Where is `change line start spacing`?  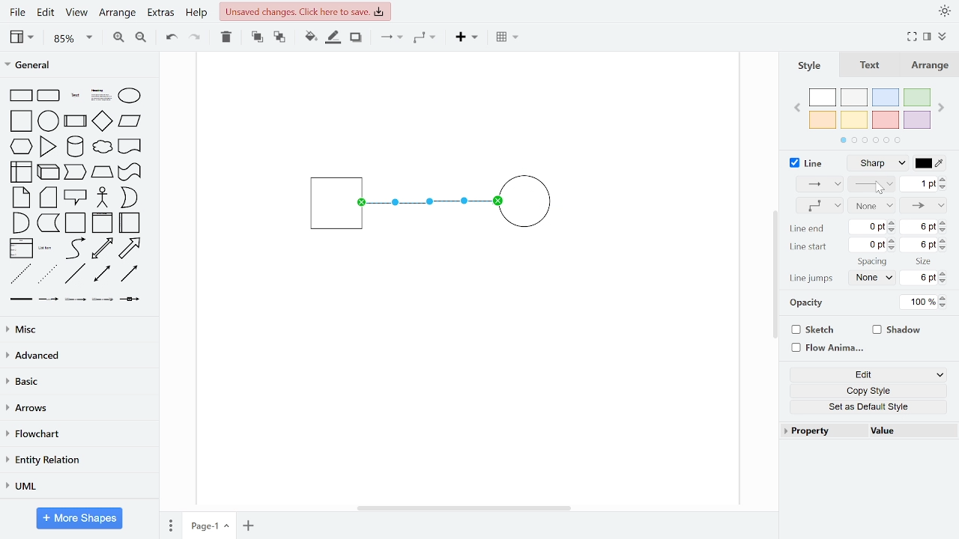
change line start spacing is located at coordinates (874, 244).